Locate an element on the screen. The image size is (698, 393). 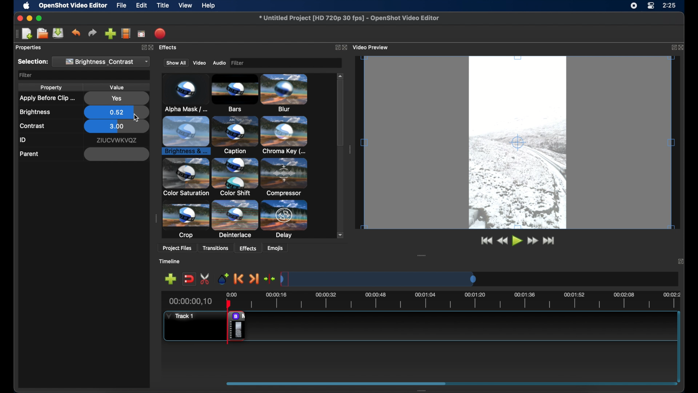
parent is located at coordinates (29, 154).